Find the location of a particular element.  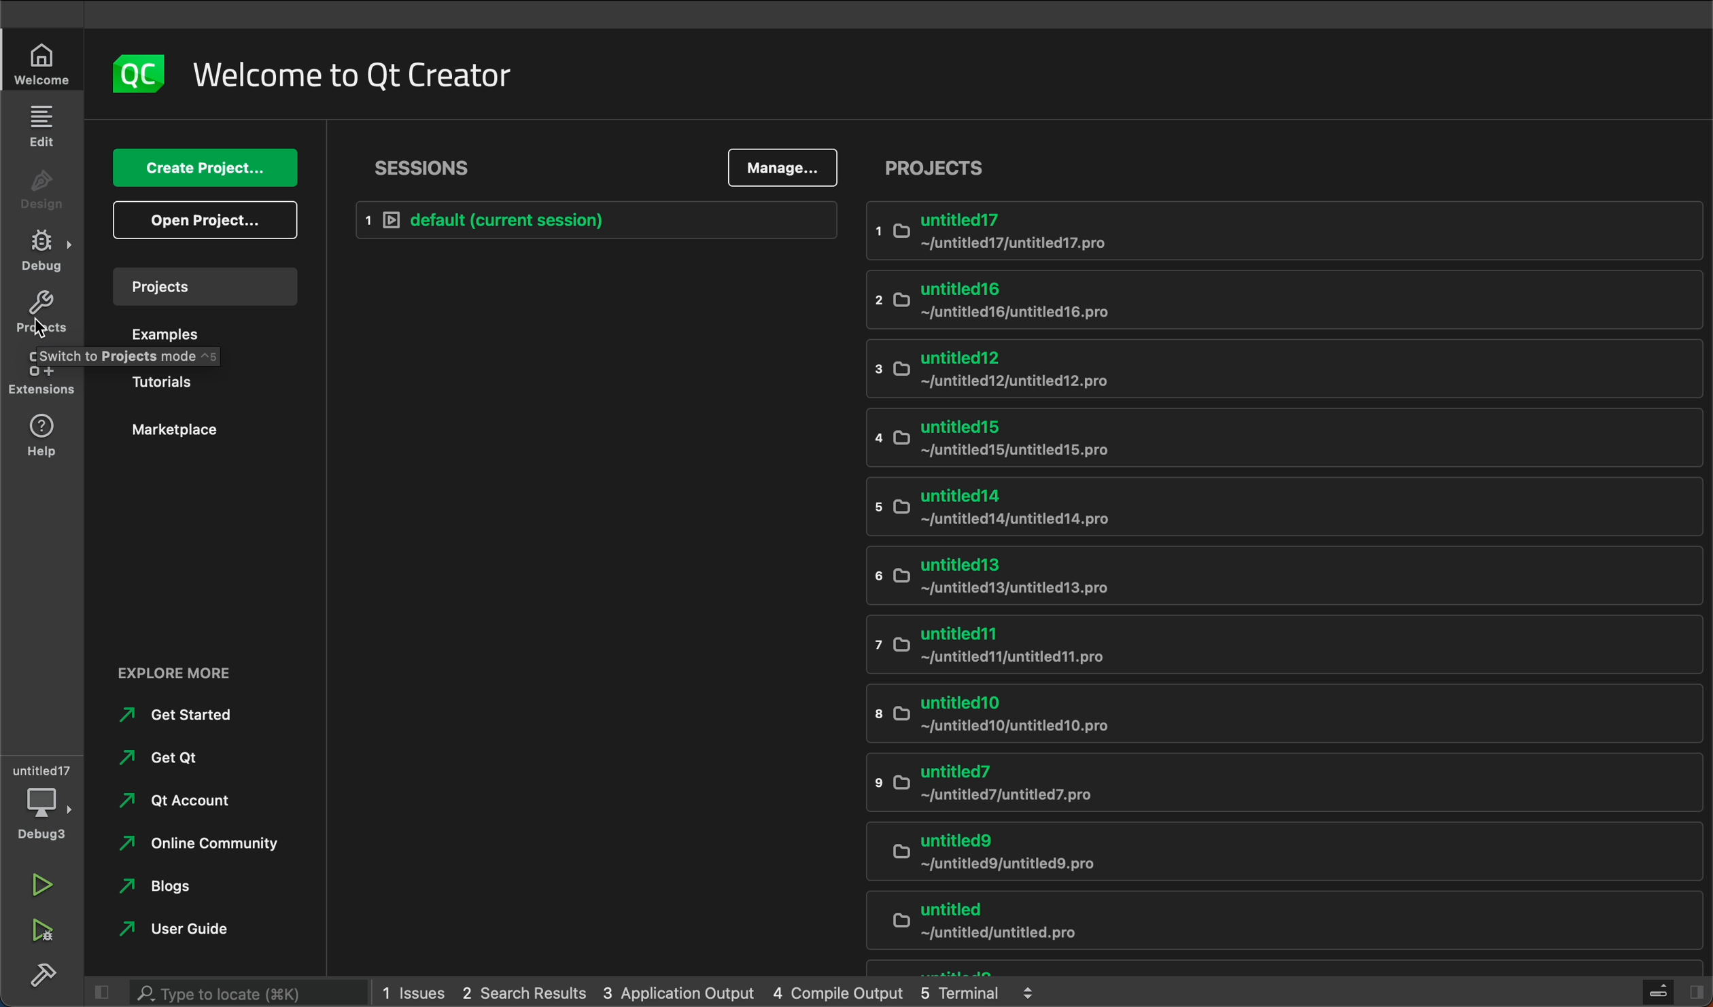

issues is located at coordinates (416, 992).